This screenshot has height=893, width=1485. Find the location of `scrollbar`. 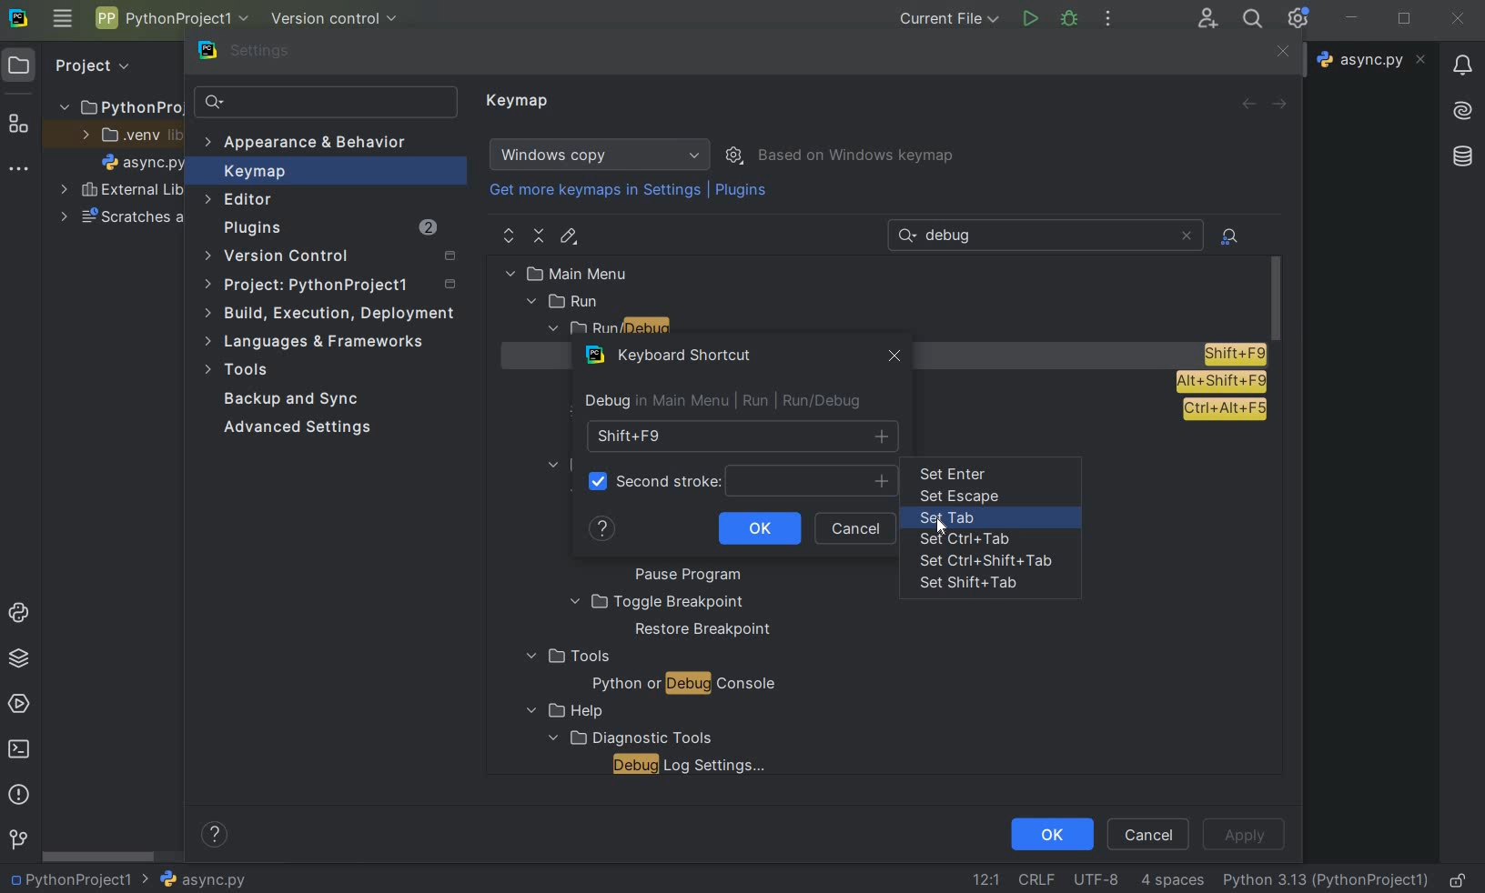

scrollbar is located at coordinates (100, 857).